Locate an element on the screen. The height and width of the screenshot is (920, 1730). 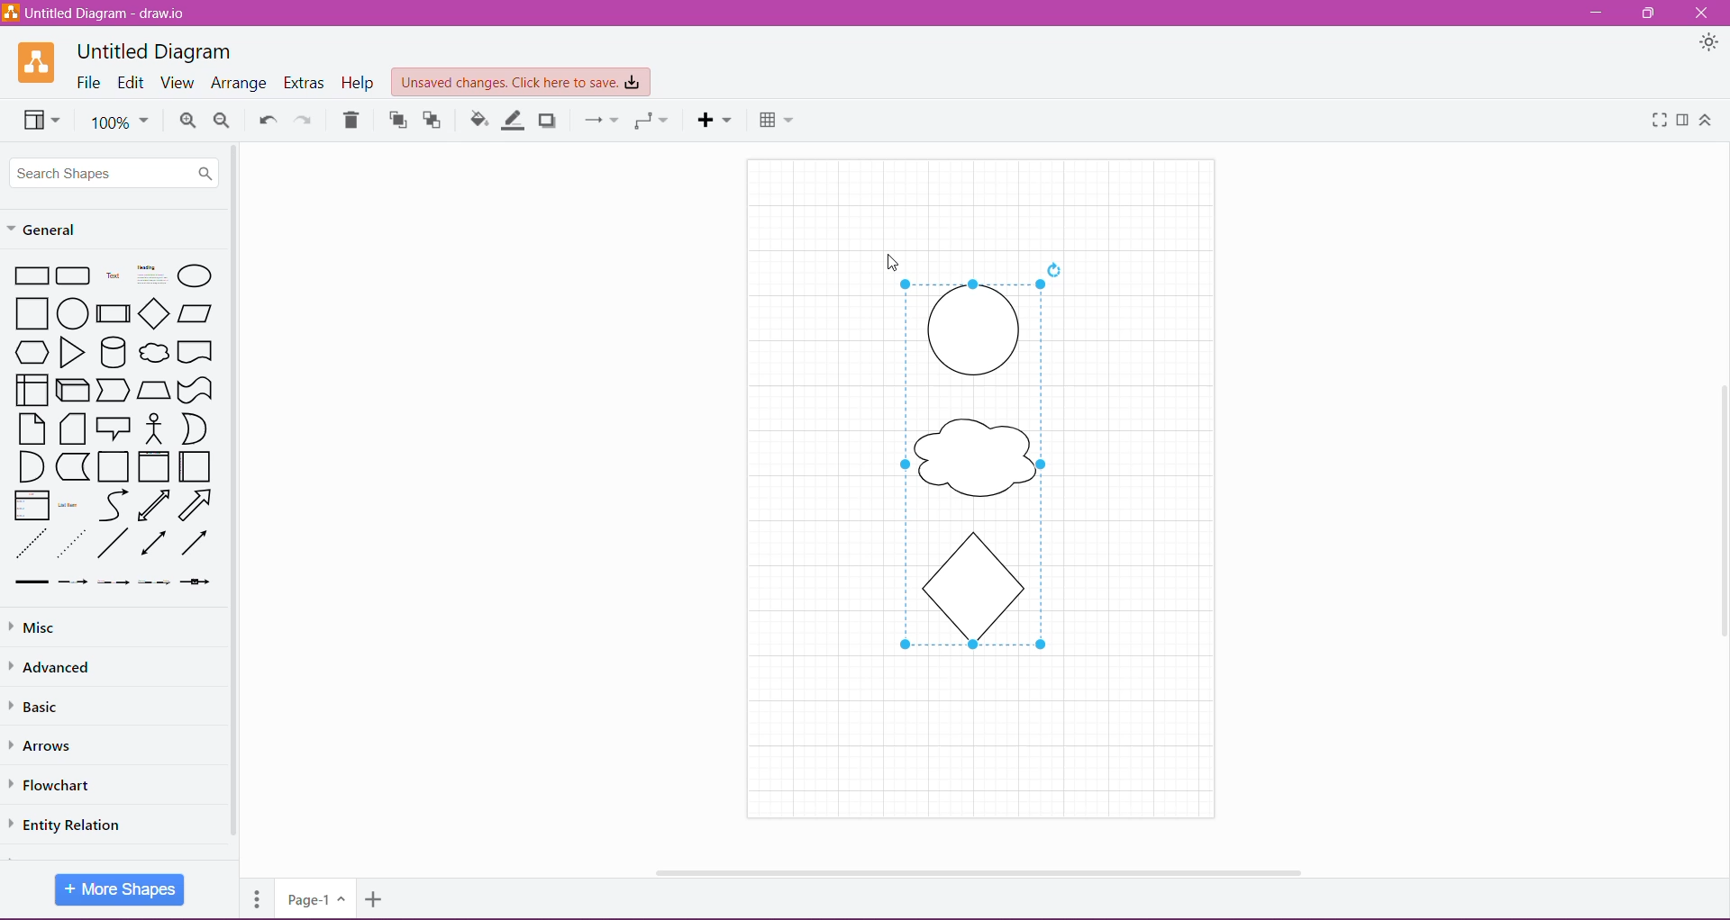
View is located at coordinates (177, 83).